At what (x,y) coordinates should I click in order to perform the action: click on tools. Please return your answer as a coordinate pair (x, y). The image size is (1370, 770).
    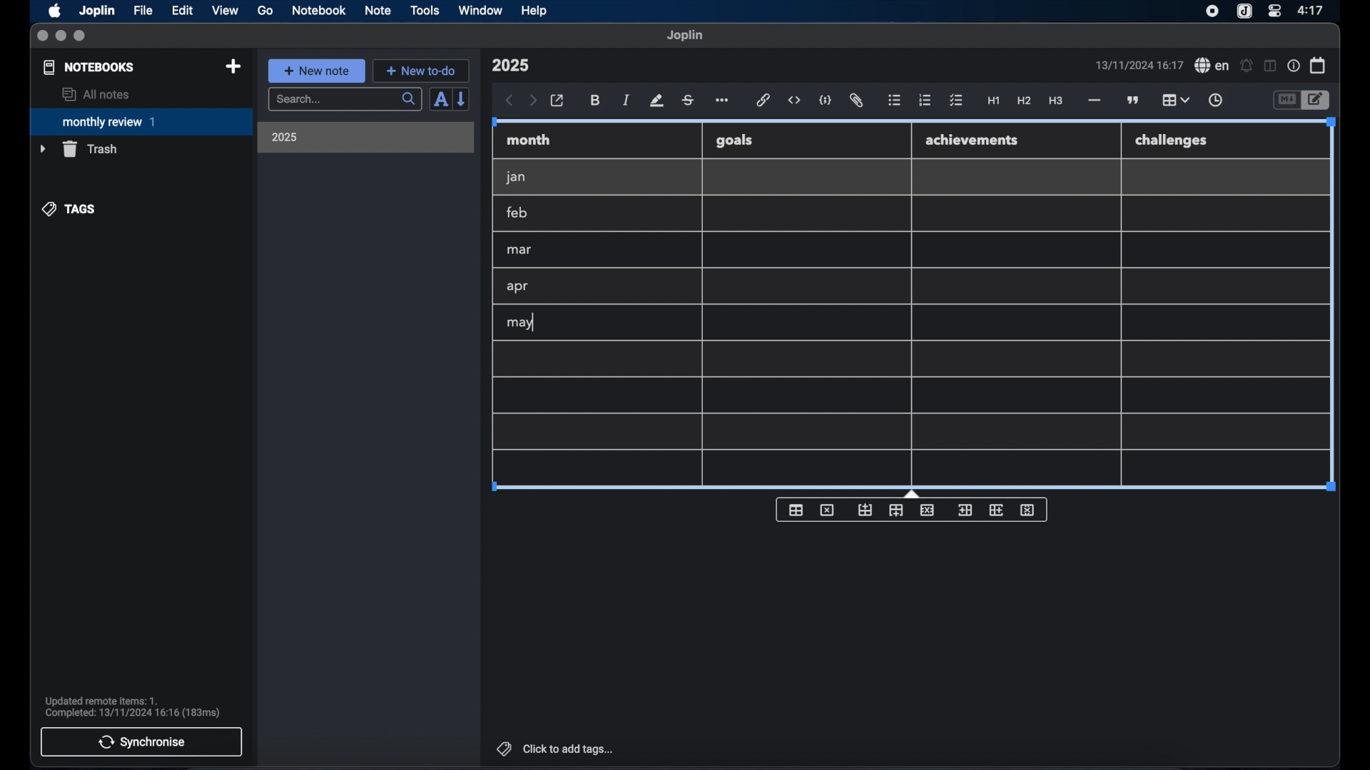
    Looking at the image, I should click on (425, 10).